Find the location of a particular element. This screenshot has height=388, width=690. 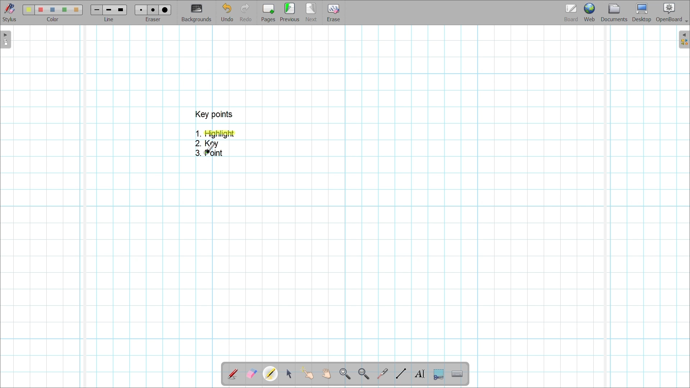

Highlighter is located at coordinates (270, 374).